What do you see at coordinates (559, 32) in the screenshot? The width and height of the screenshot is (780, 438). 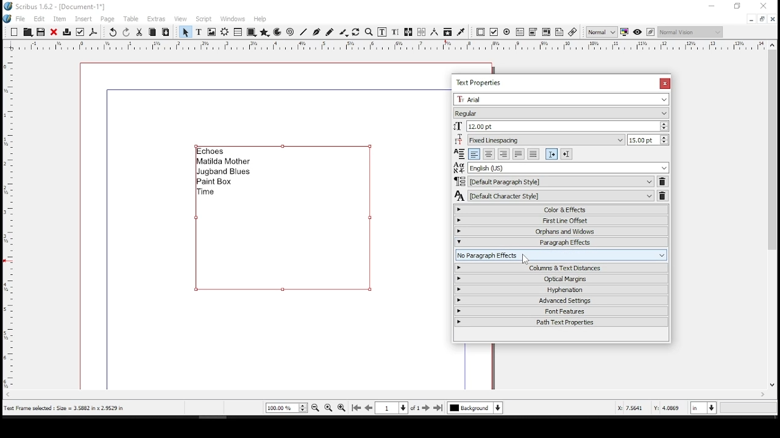 I see `text annotation` at bounding box center [559, 32].